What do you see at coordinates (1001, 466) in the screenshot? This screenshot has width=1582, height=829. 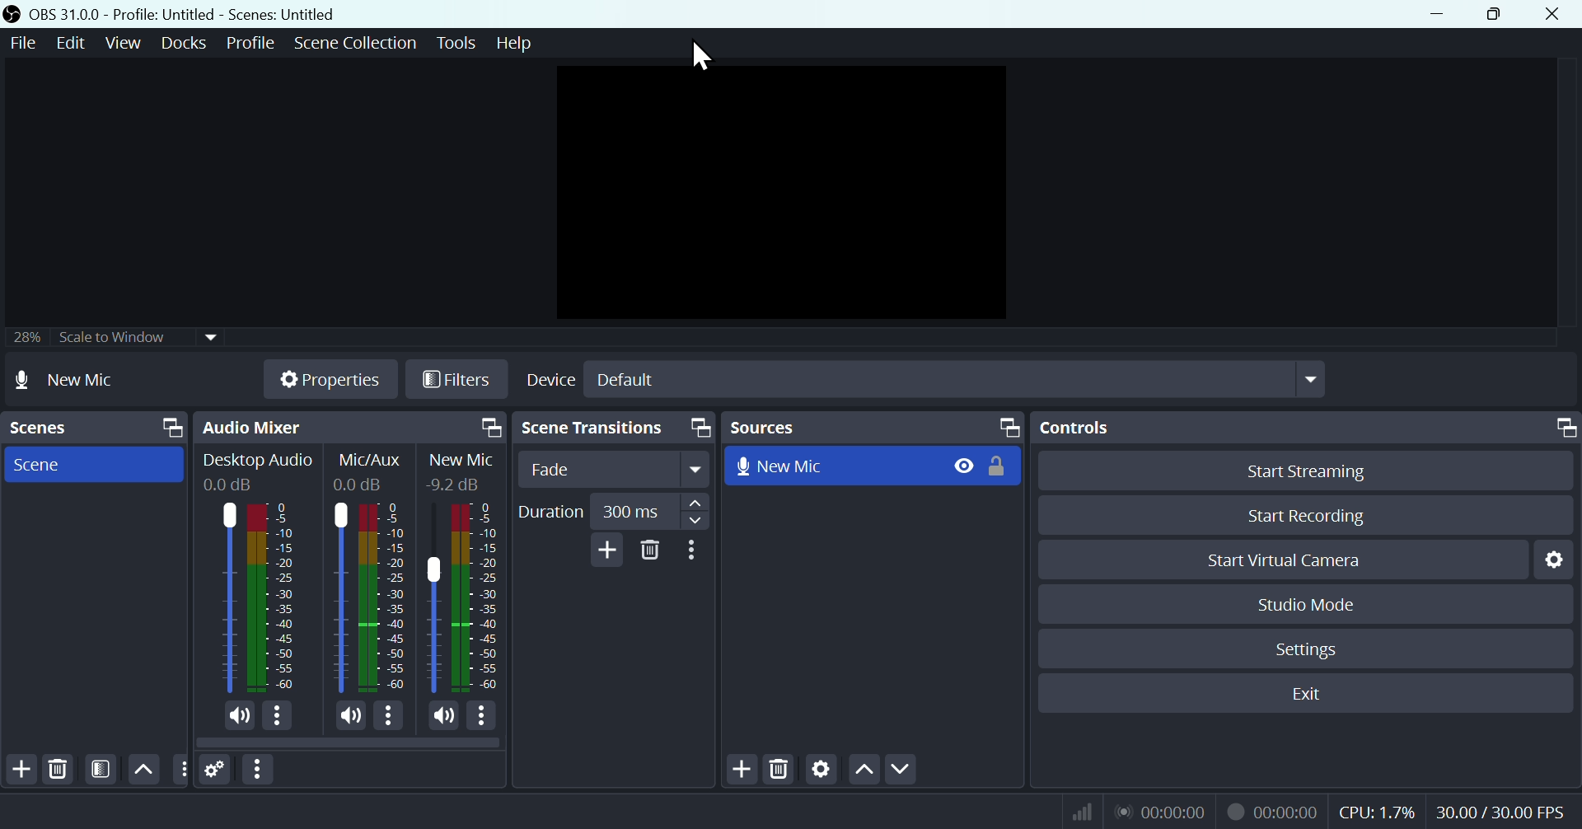 I see `(un)lock` at bounding box center [1001, 466].